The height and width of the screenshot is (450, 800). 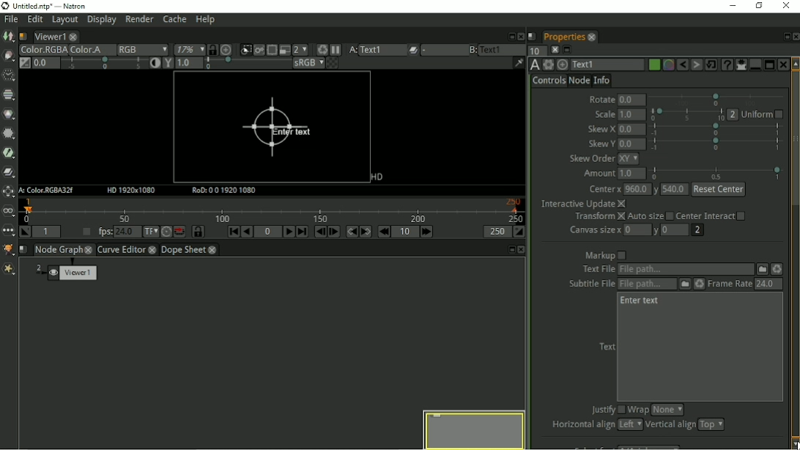 What do you see at coordinates (606, 256) in the screenshot?
I see `Markup` at bounding box center [606, 256].